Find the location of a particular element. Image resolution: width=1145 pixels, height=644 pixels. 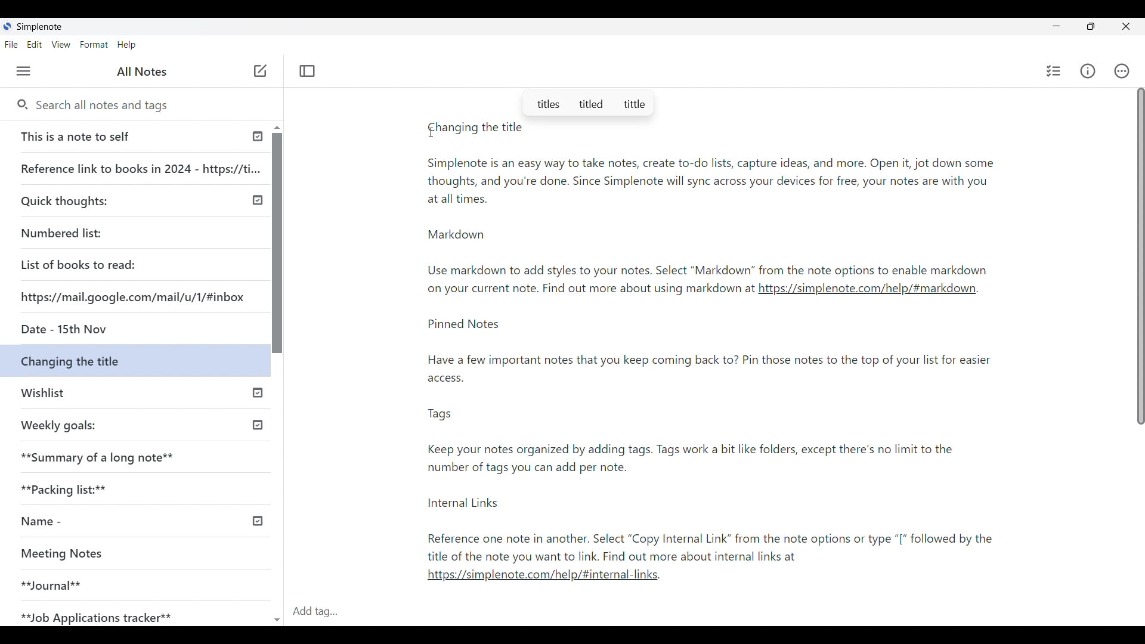

Meeting Notes is located at coordinates (68, 552).